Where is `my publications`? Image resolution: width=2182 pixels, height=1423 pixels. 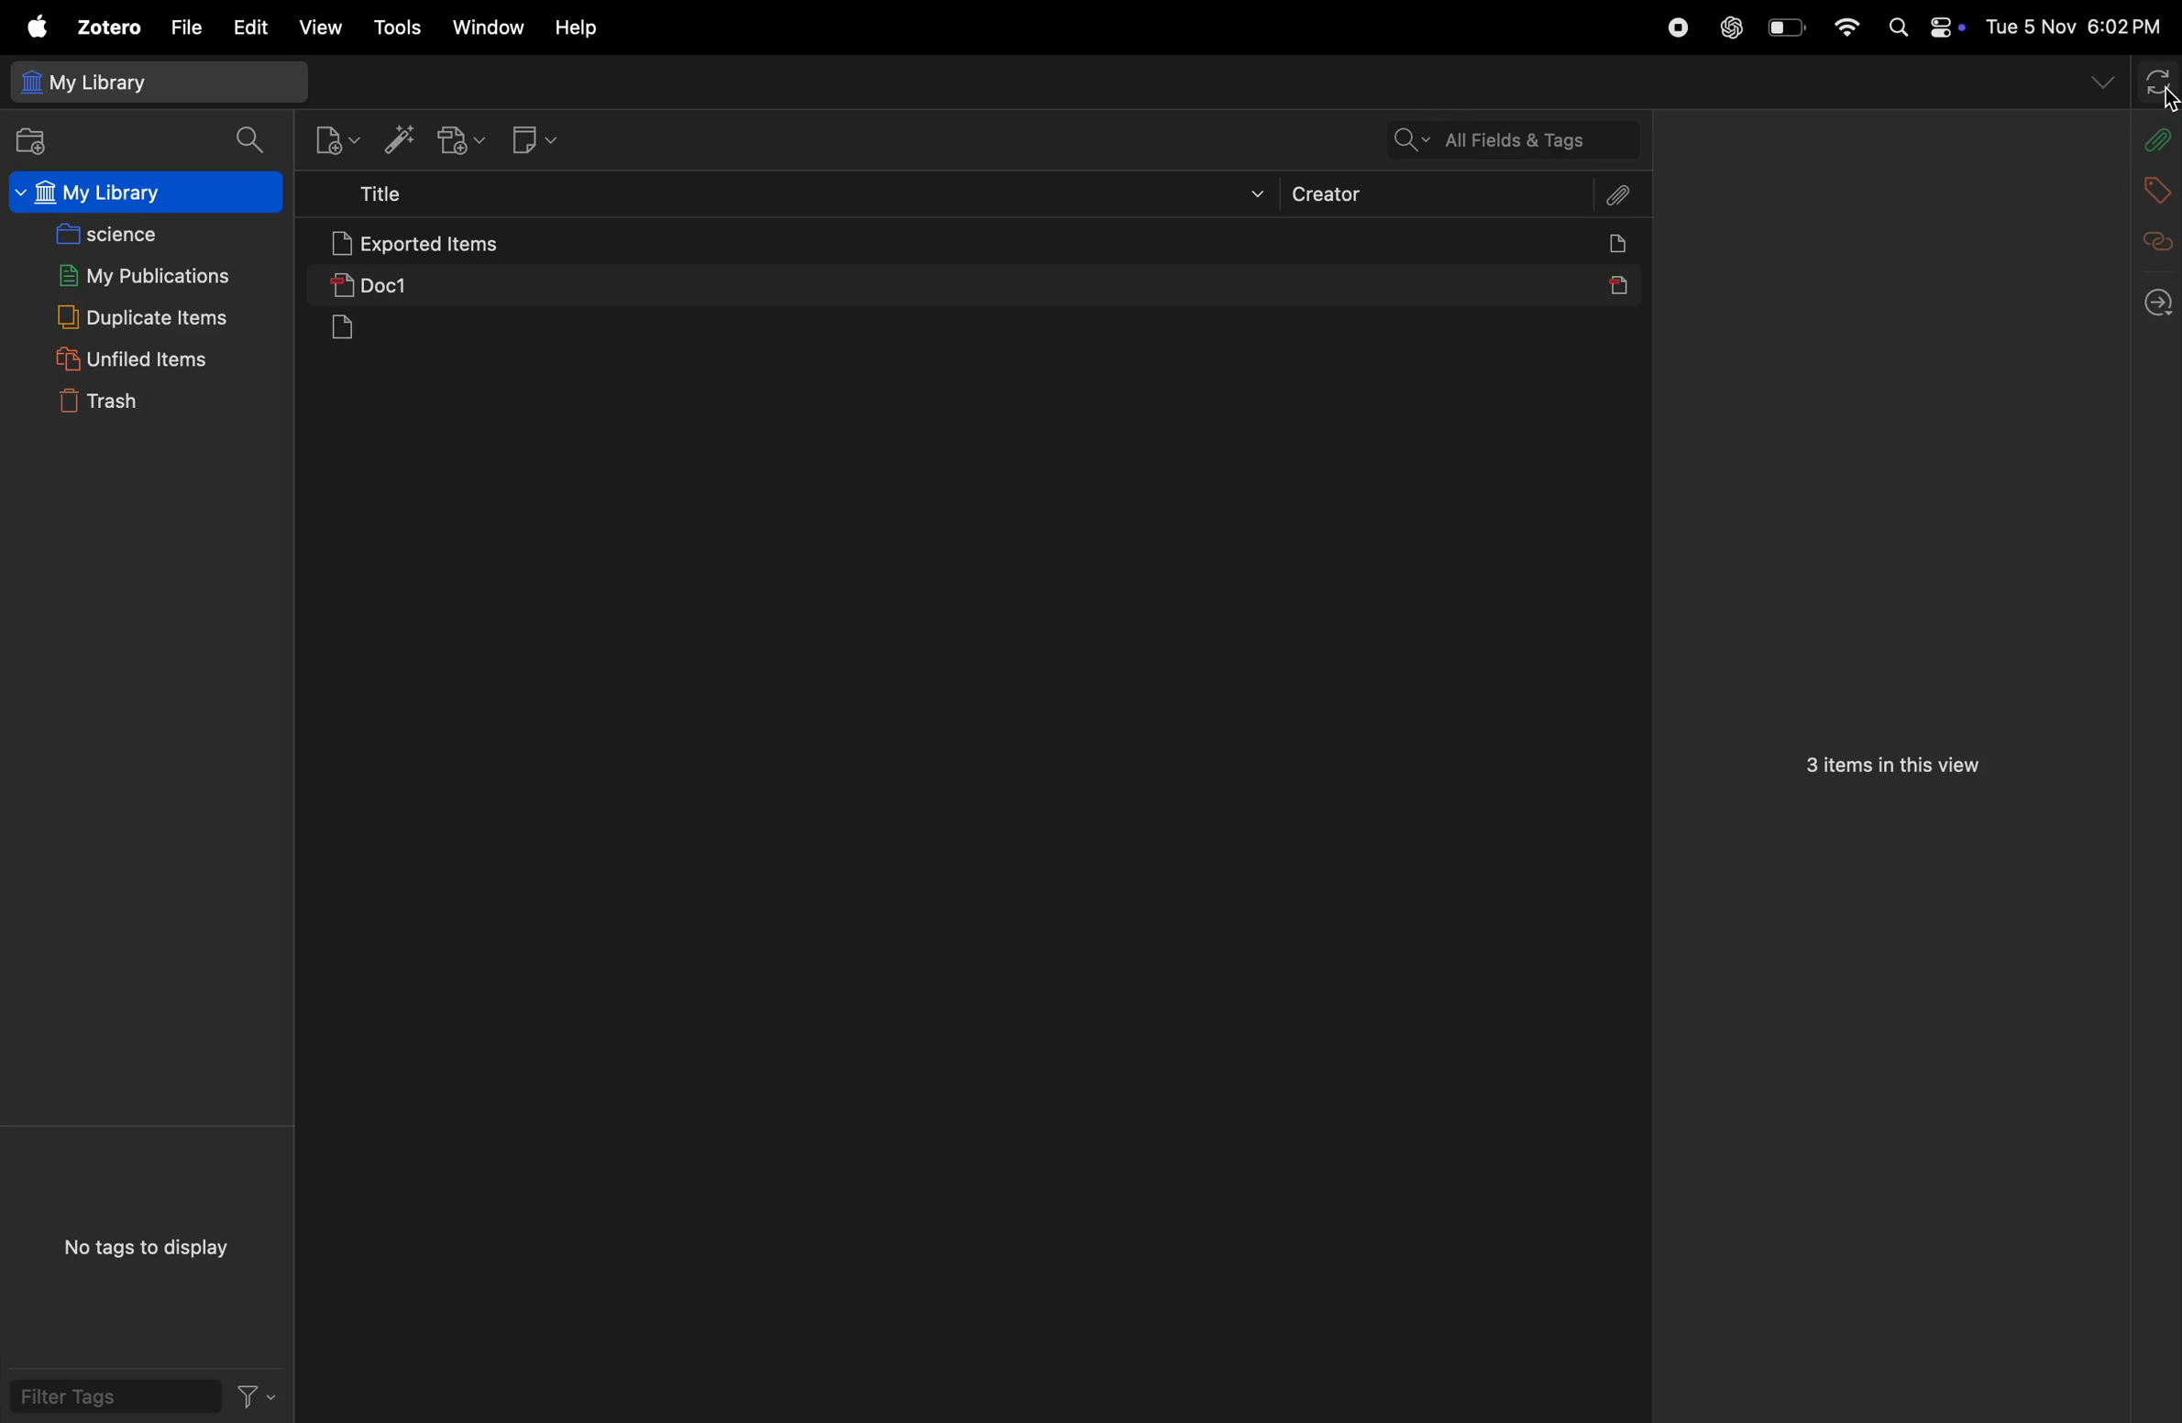
my publications is located at coordinates (134, 273).